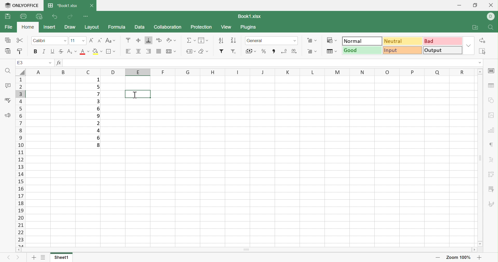 The height and width of the screenshot is (262, 498). I want to click on Calibri, so click(40, 41).